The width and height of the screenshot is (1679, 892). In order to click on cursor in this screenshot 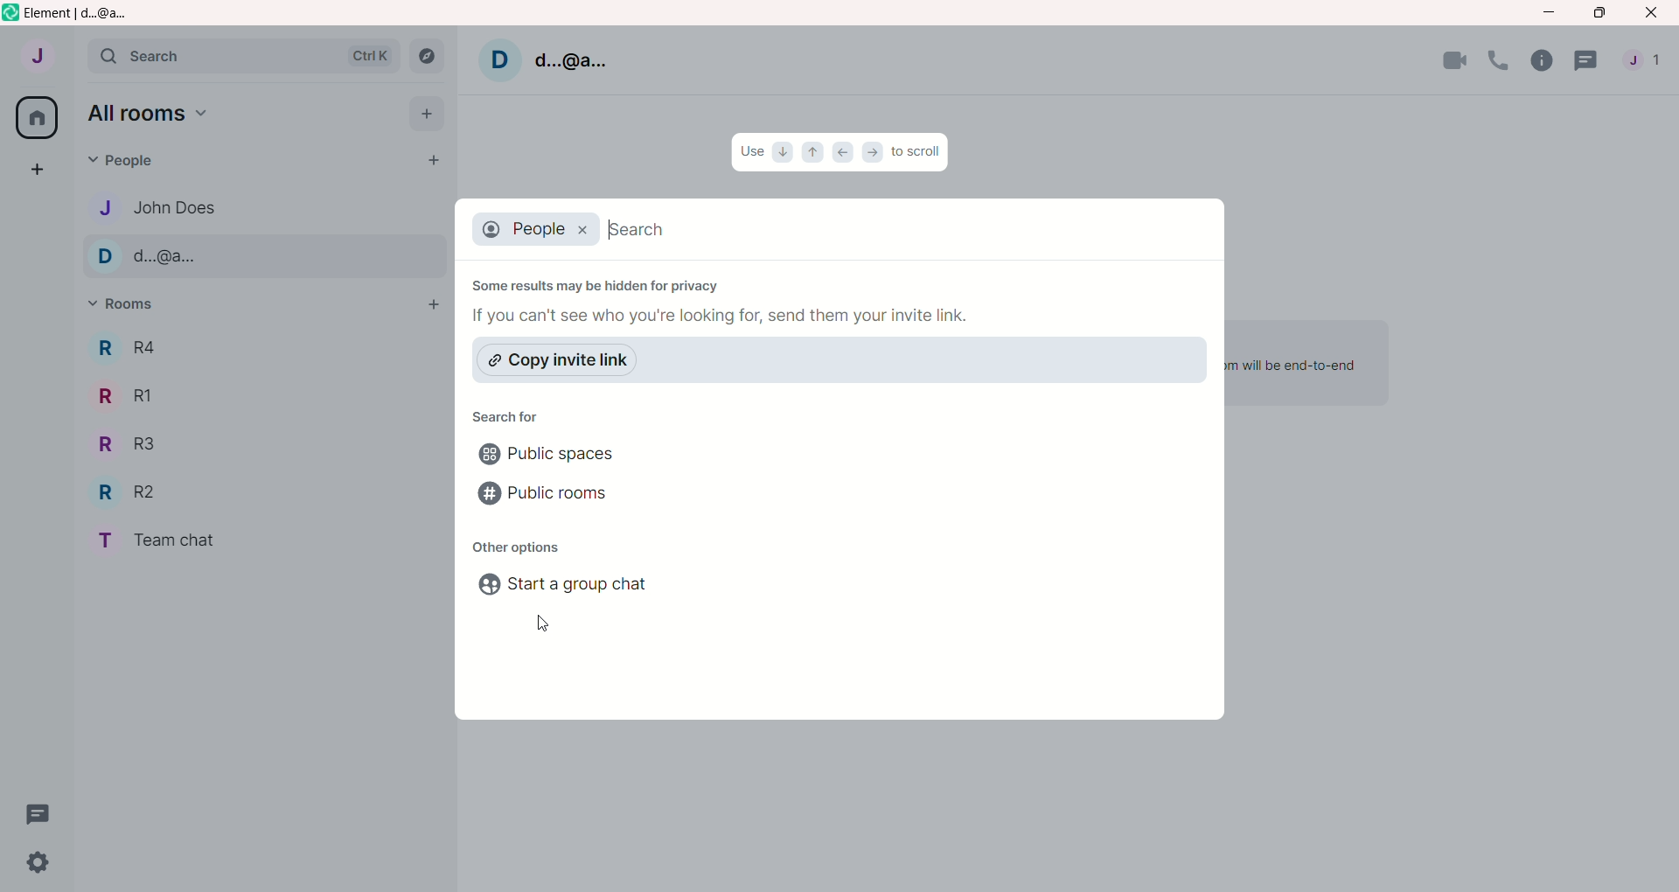, I will do `click(548, 624)`.